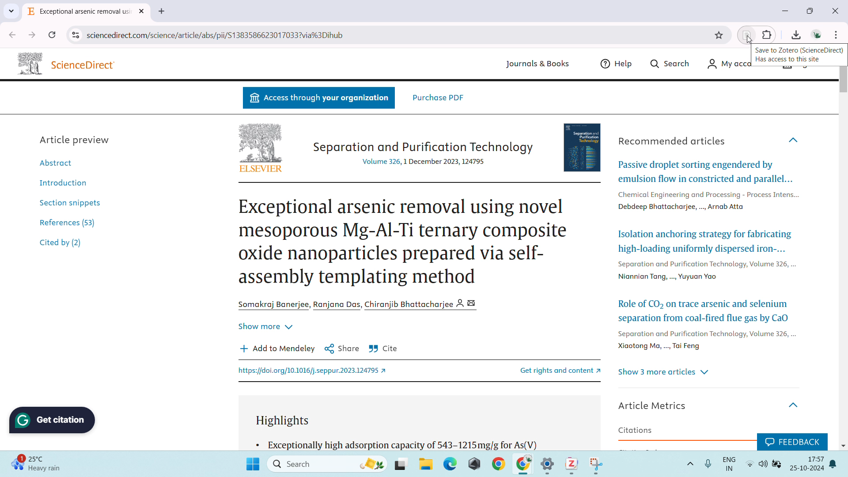 The height and width of the screenshot is (477, 848). What do you see at coordinates (671, 63) in the screenshot?
I see `Search` at bounding box center [671, 63].